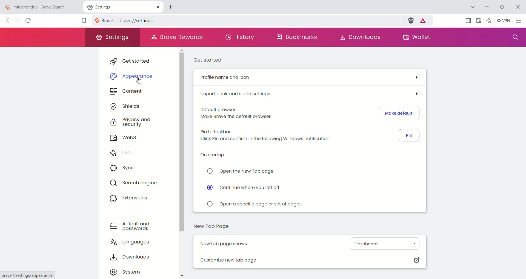 The width and height of the screenshot is (526, 279). I want to click on open the new tab page, so click(240, 172).